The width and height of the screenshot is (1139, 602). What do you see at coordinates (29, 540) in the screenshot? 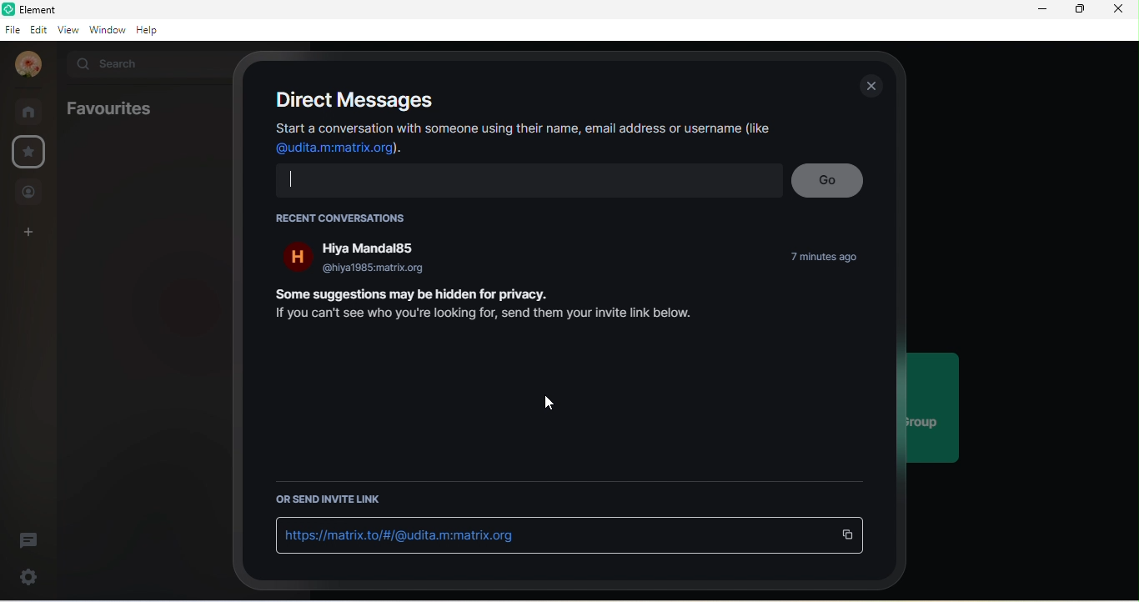
I see `thread` at bounding box center [29, 540].